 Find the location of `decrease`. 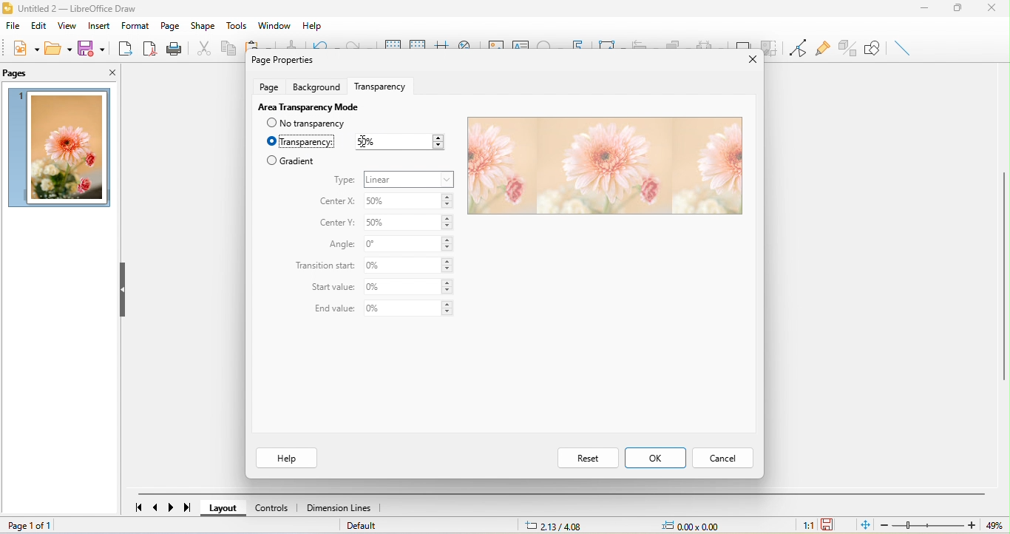

decrease is located at coordinates (437, 146).